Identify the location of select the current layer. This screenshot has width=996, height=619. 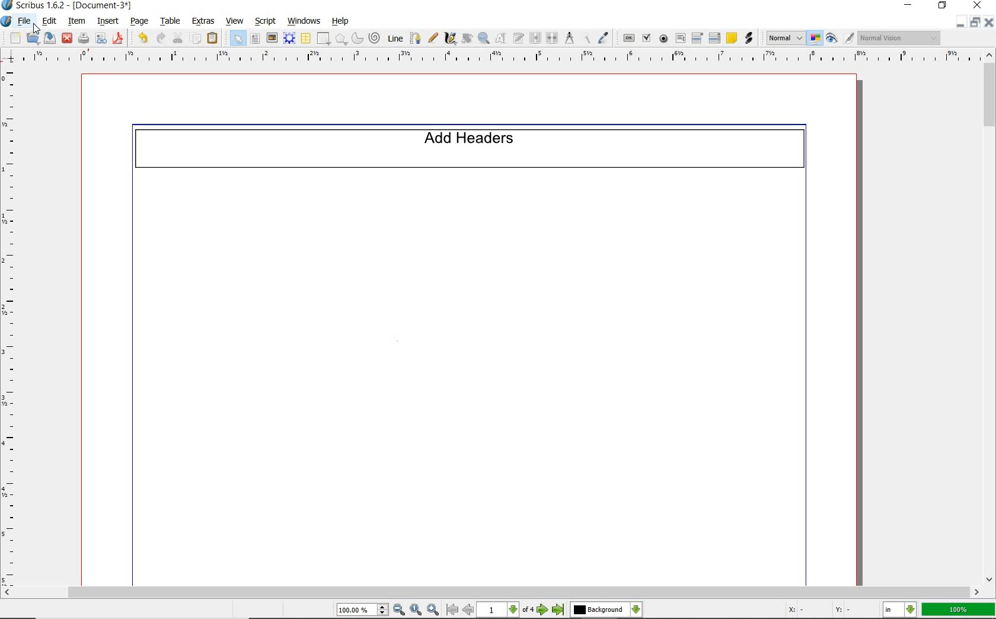
(606, 610).